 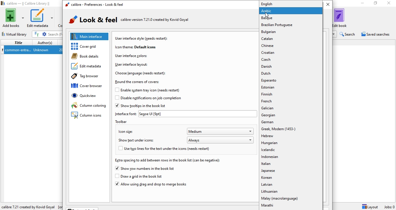 I want to click on basque, so click(x=290, y=18).